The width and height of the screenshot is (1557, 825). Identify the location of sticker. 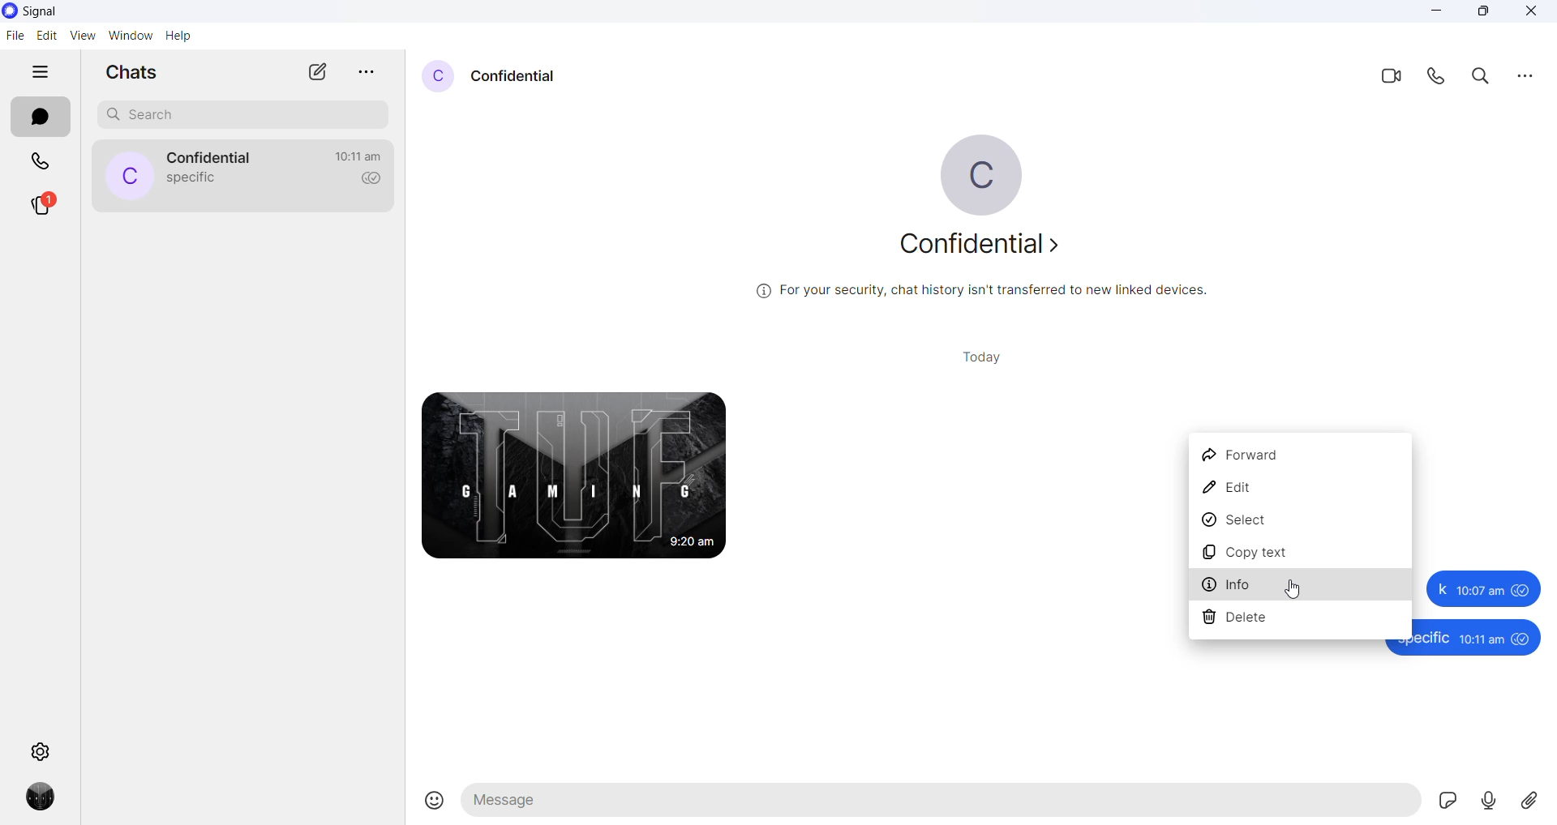
(1447, 801).